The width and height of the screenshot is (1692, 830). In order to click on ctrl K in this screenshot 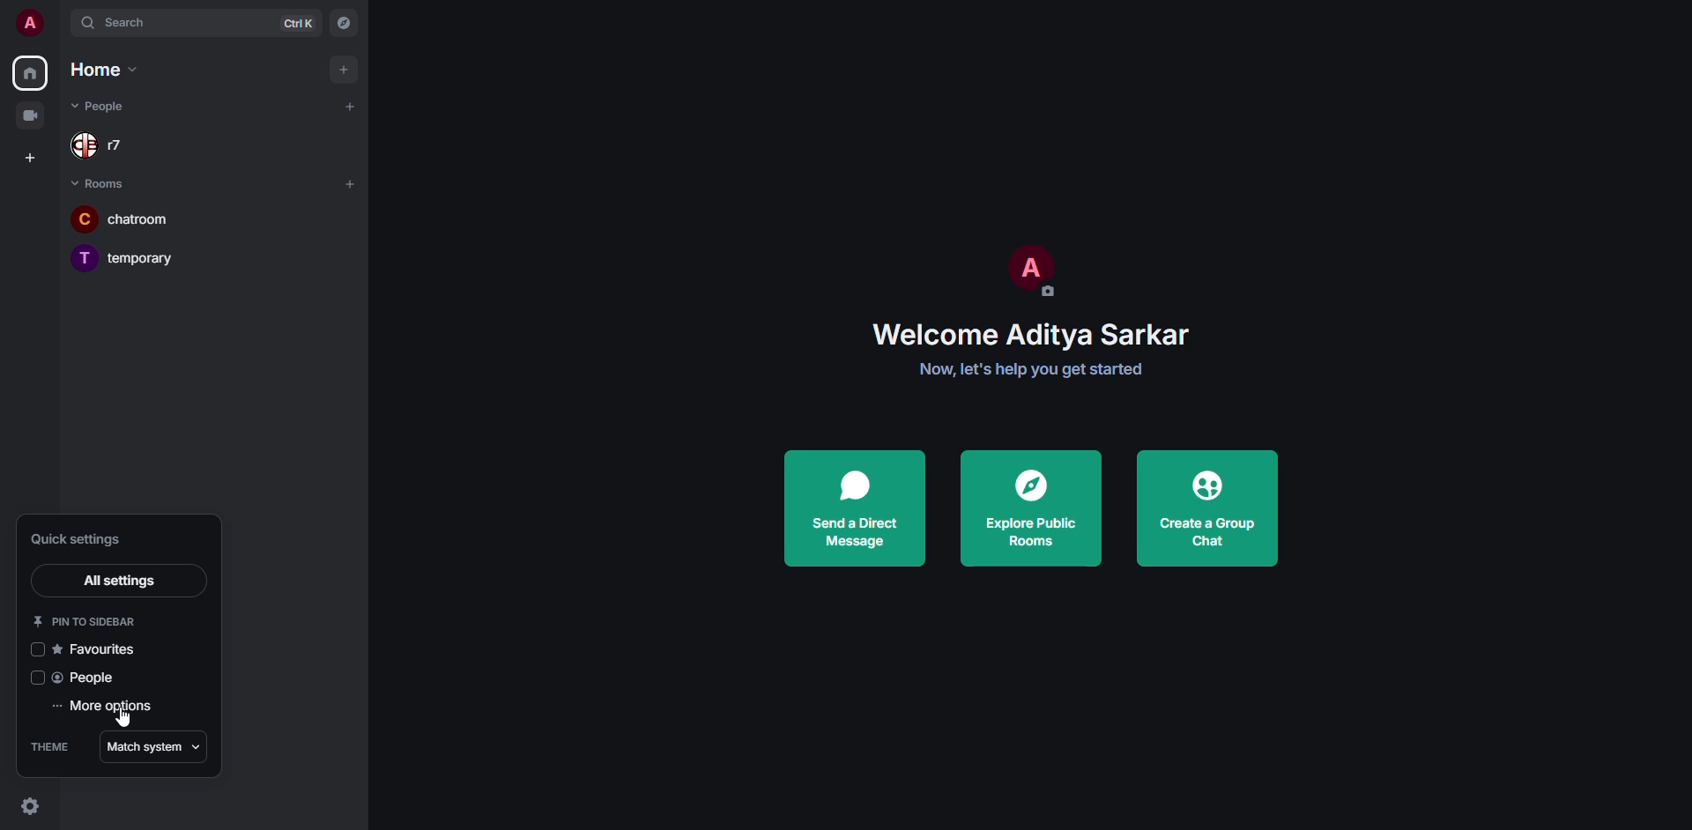, I will do `click(298, 24)`.